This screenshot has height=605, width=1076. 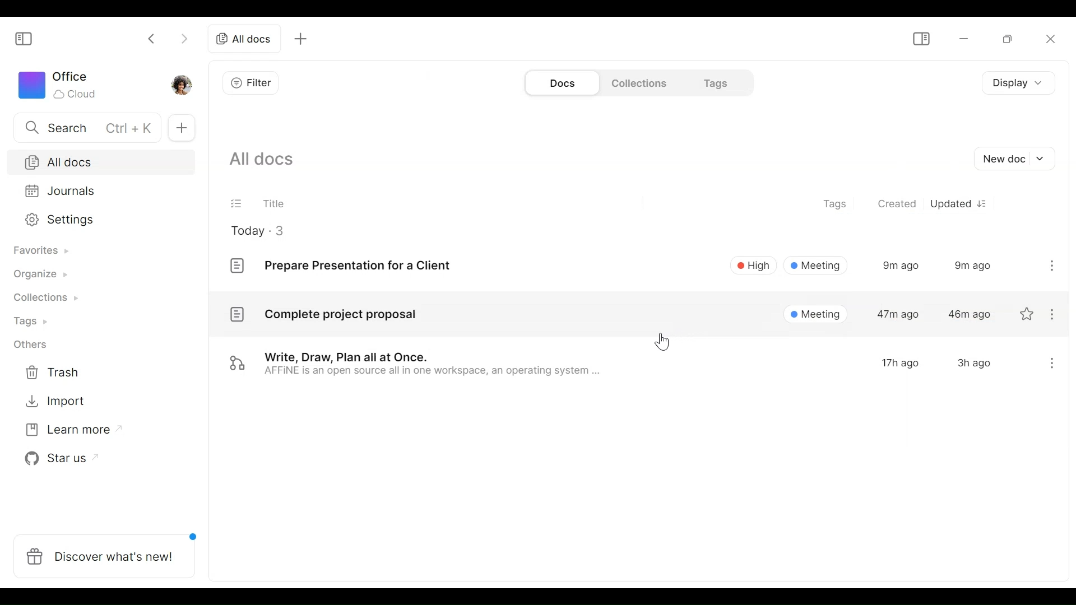 What do you see at coordinates (975, 364) in the screenshot?
I see `3h ago` at bounding box center [975, 364].